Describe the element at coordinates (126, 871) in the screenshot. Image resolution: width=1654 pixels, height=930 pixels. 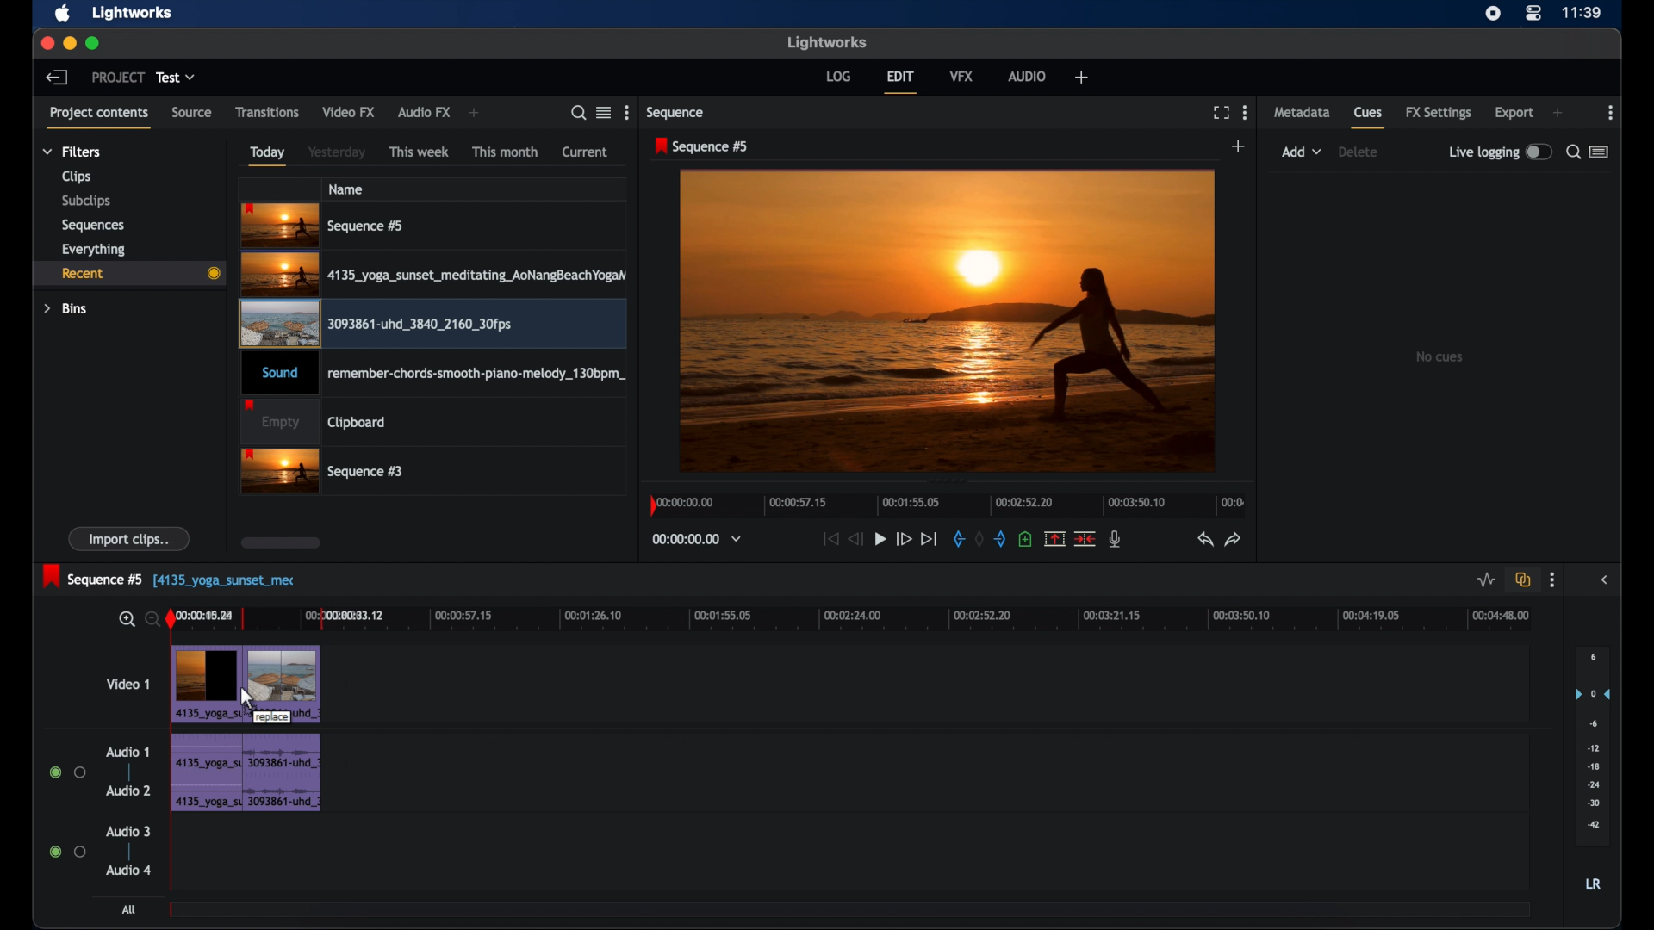
I see `audio 4` at that location.